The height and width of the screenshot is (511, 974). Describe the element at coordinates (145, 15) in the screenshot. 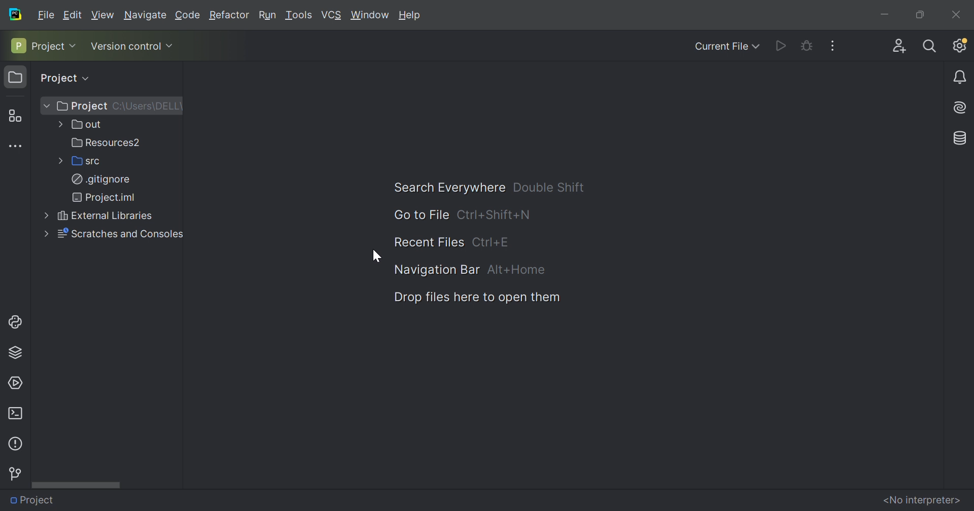

I see `Navigate` at that location.